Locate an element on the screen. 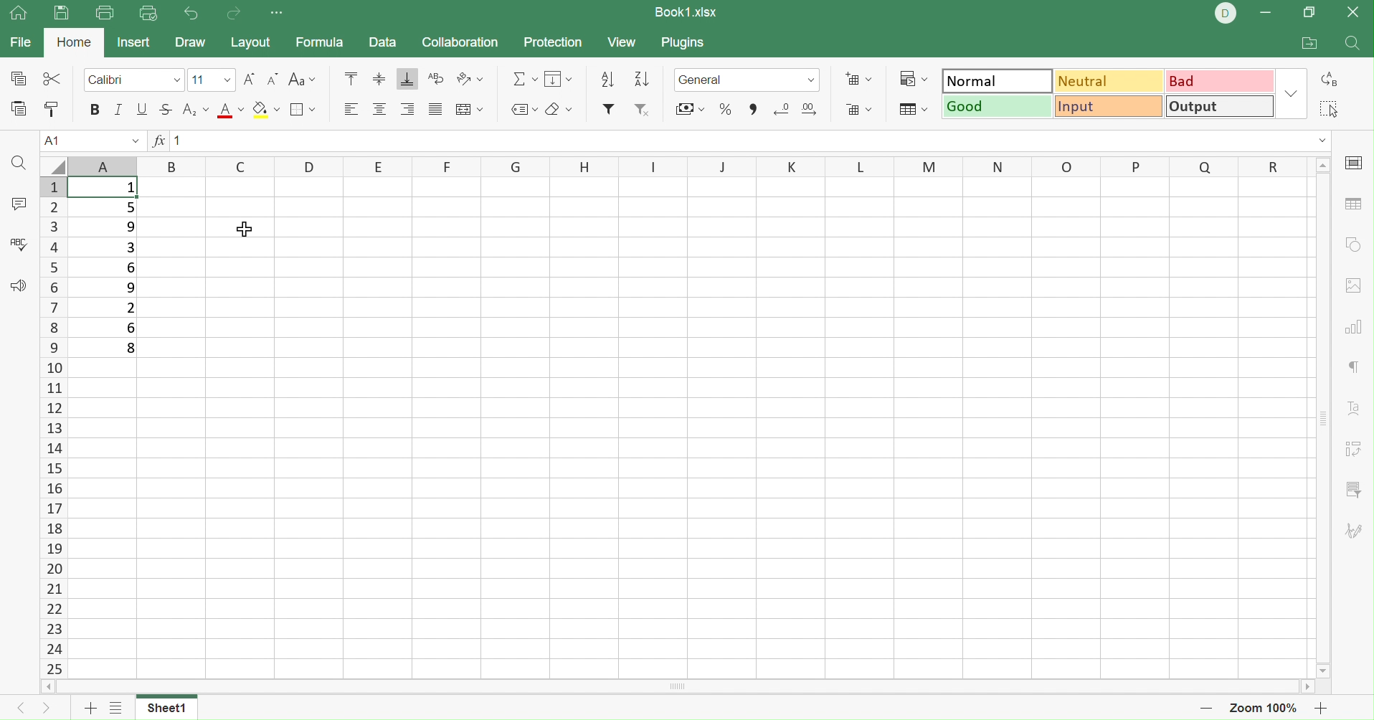 This screenshot has height=720, width=1374. Scroll up is located at coordinates (1322, 164).